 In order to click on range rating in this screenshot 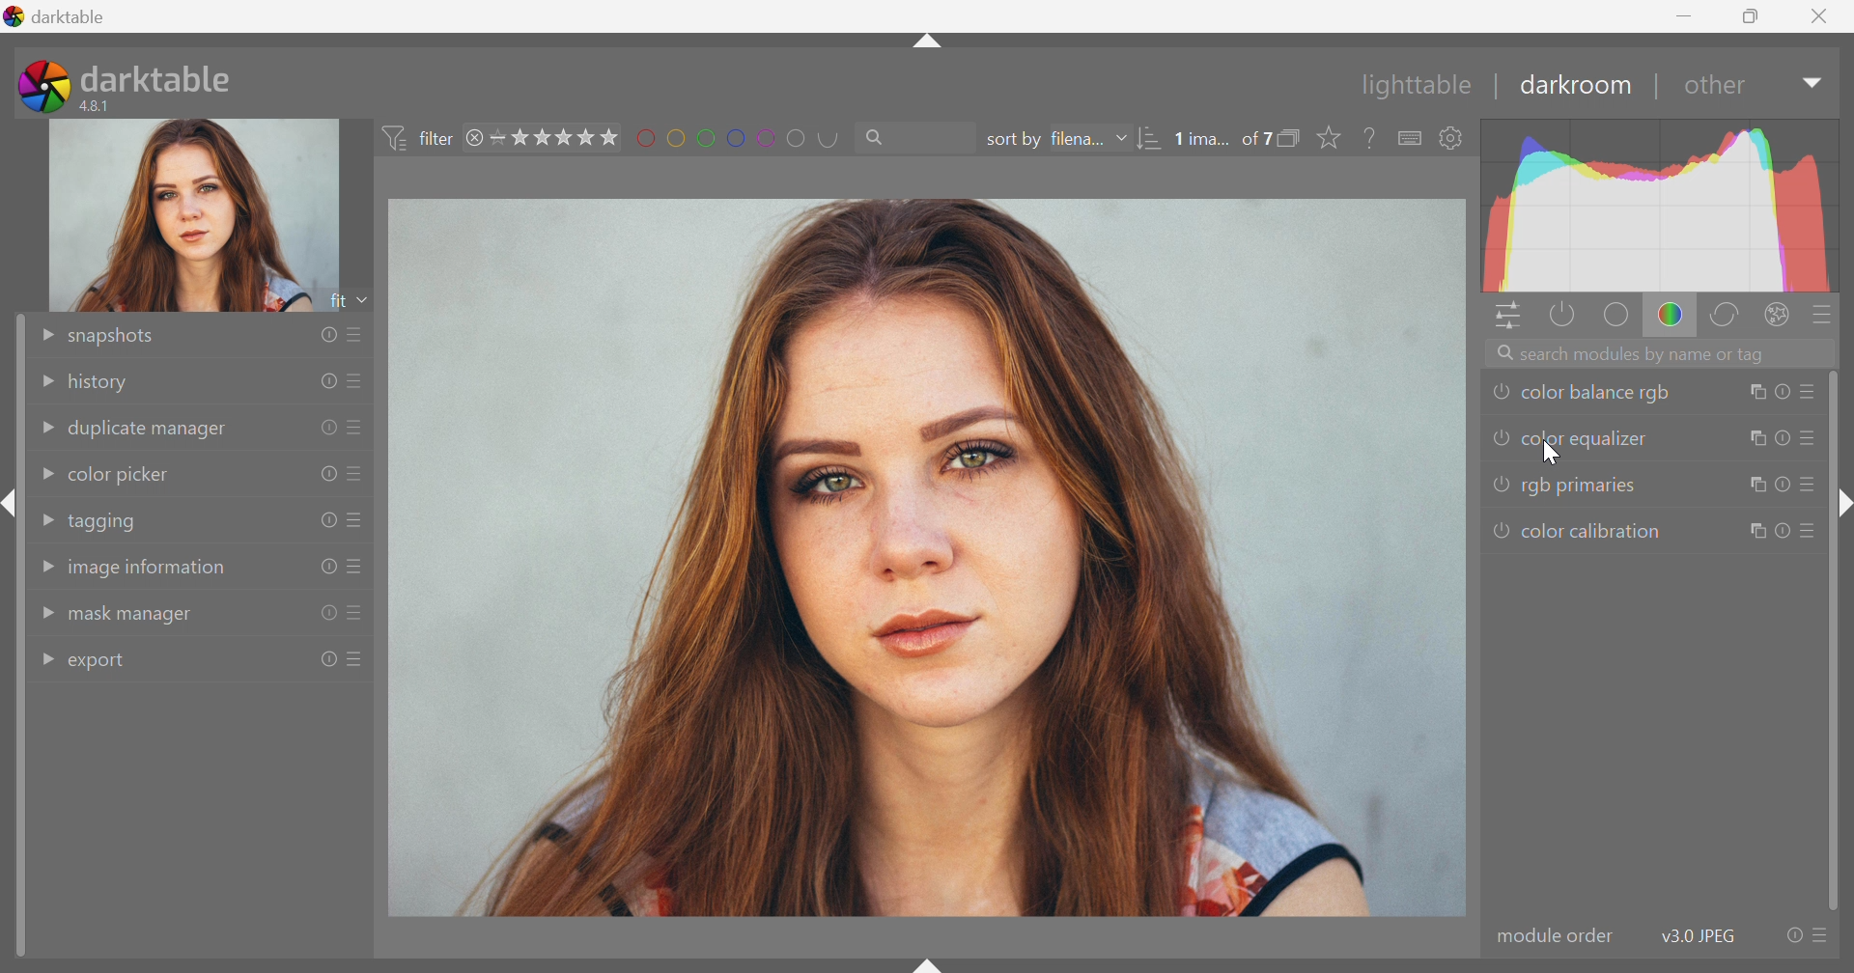, I will do `click(557, 137)`.